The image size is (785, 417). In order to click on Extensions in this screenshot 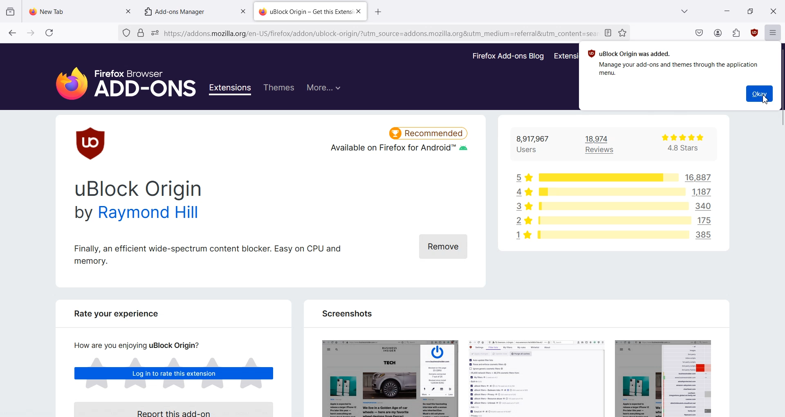, I will do `click(738, 33)`.